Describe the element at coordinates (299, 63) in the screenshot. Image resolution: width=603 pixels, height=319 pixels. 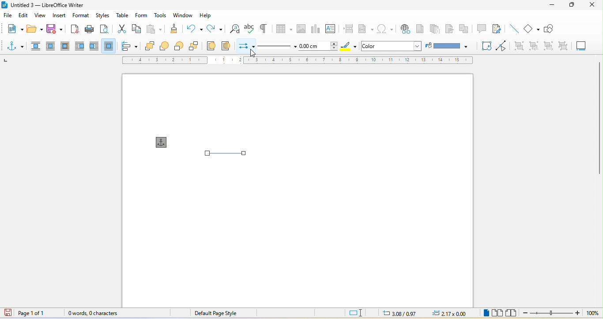
I see `ruler` at that location.